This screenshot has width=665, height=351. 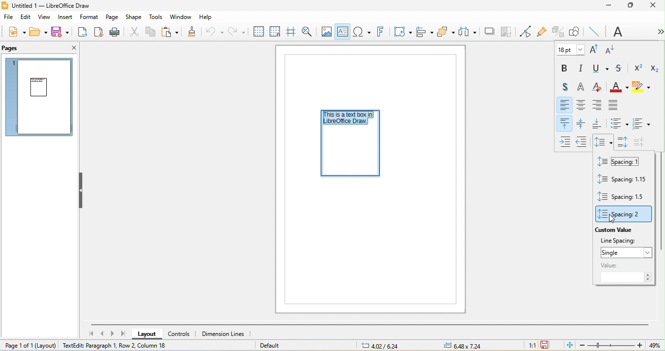 What do you see at coordinates (624, 198) in the screenshot?
I see `spacing 1.5` at bounding box center [624, 198].